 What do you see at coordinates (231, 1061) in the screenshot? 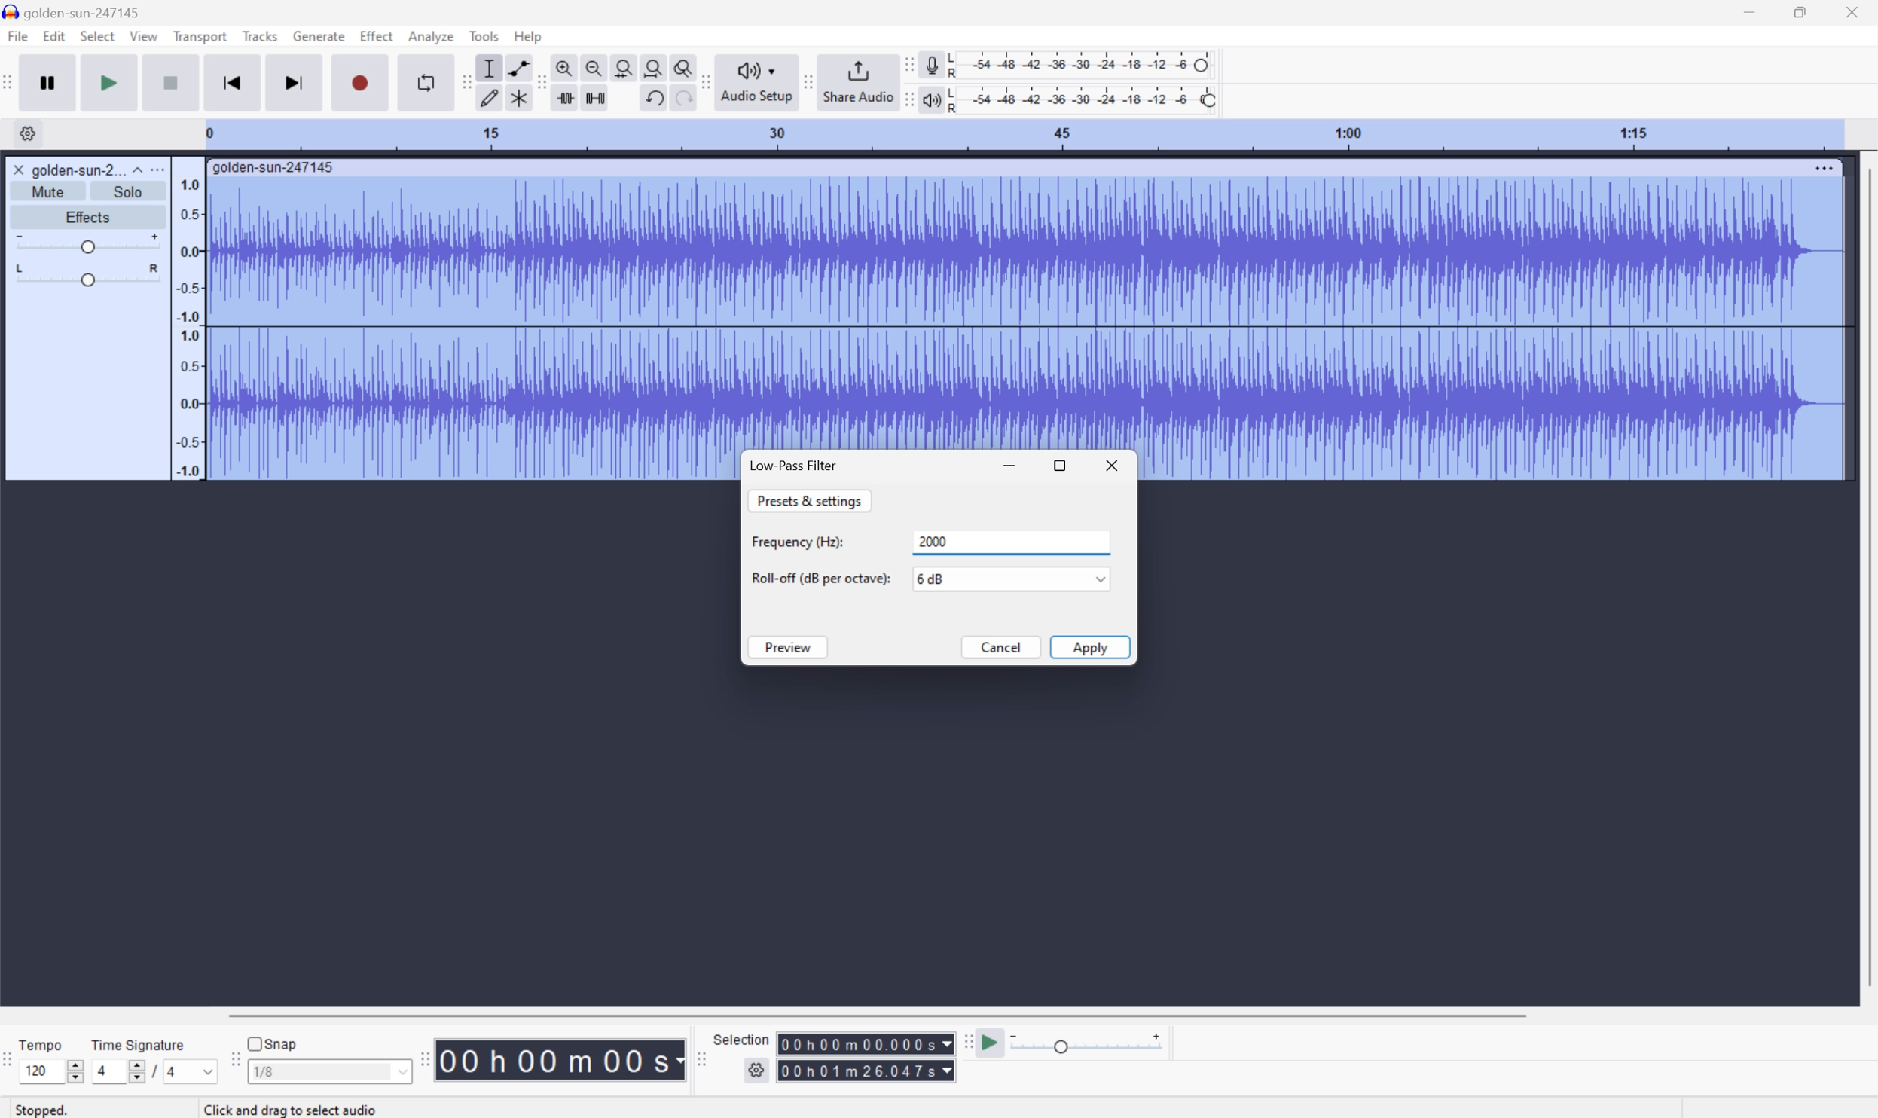
I see `Audacity Snapping toobar` at bounding box center [231, 1061].